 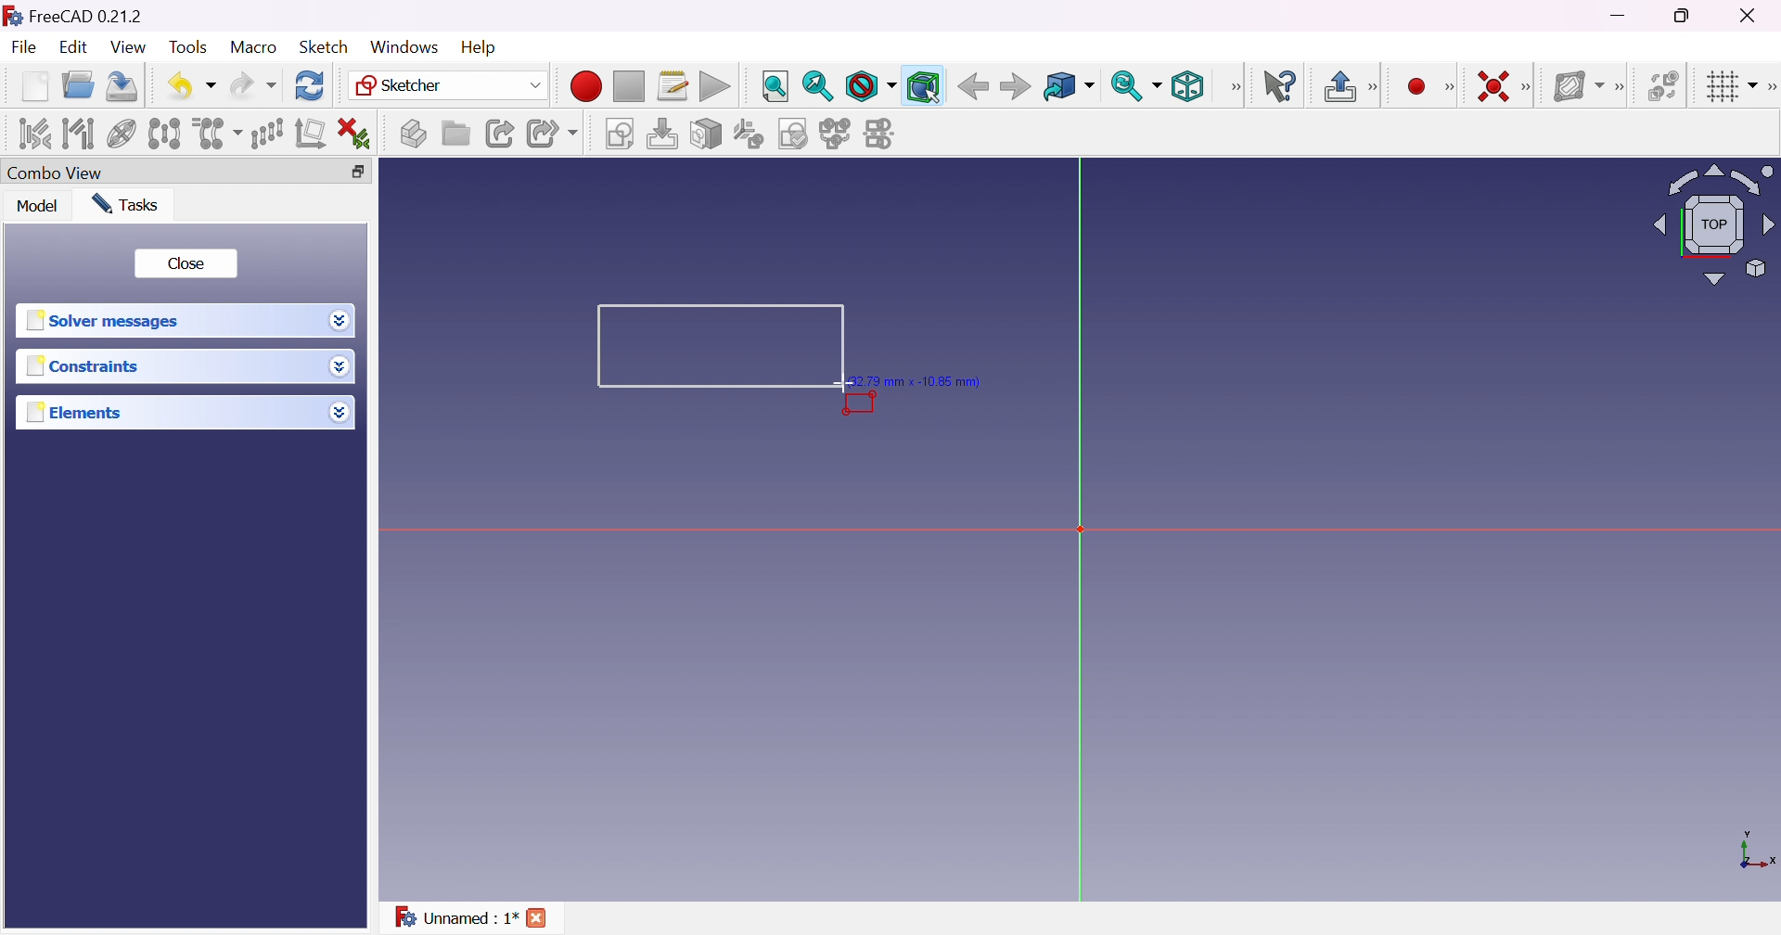 What do you see at coordinates (1338, 86) in the screenshot?
I see `Leave sketch` at bounding box center [1338, 86].